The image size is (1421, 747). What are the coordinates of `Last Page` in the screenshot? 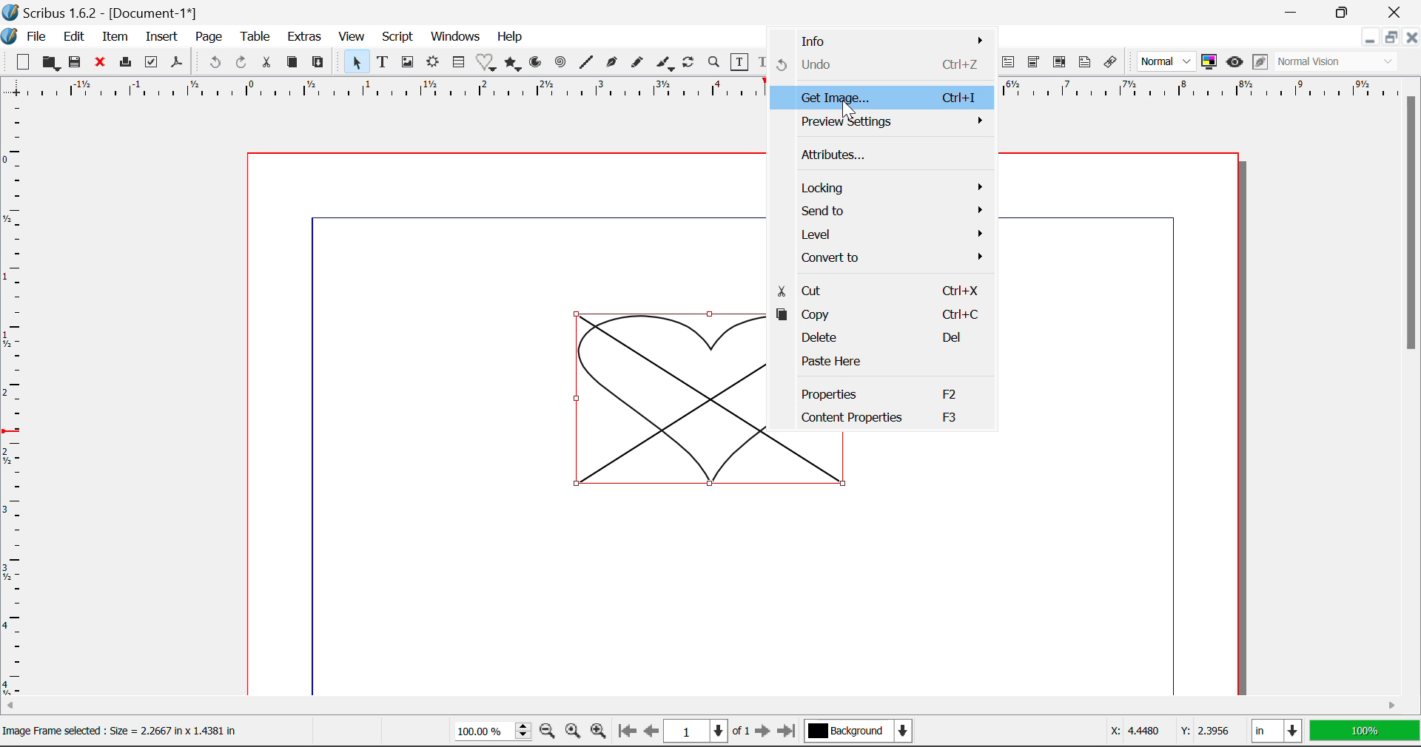 It's located at (789, 731).